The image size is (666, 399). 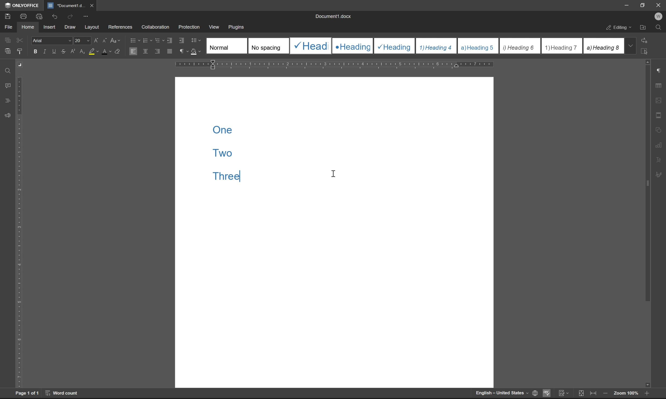 I want to click on Heading 5, so click(x=478, y=46).